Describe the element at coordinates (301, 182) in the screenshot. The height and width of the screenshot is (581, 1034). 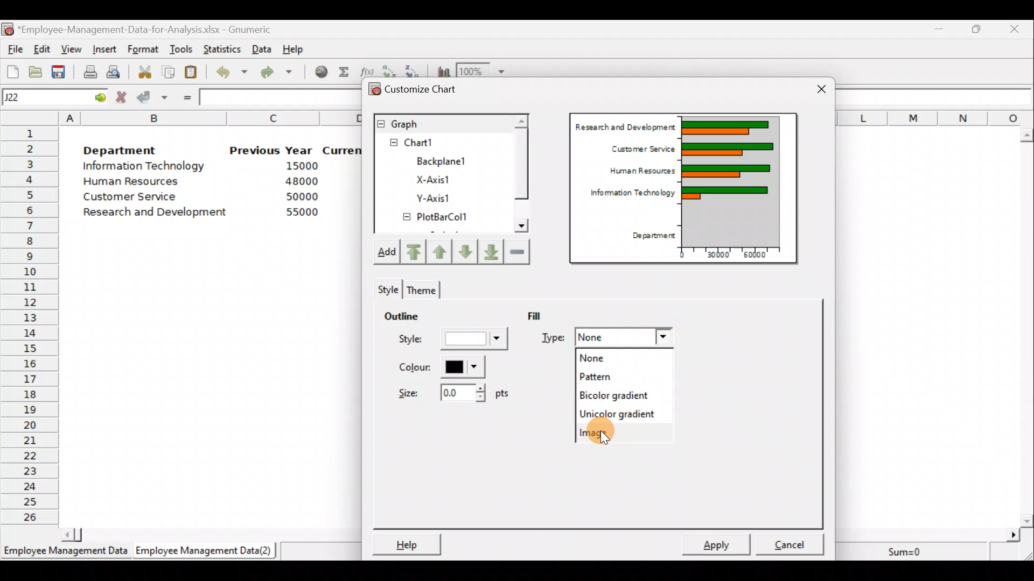
I see `48000` at that location.